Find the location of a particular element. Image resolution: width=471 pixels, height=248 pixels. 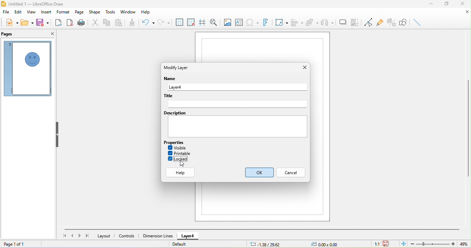

close is located at coordinates (462, 4).